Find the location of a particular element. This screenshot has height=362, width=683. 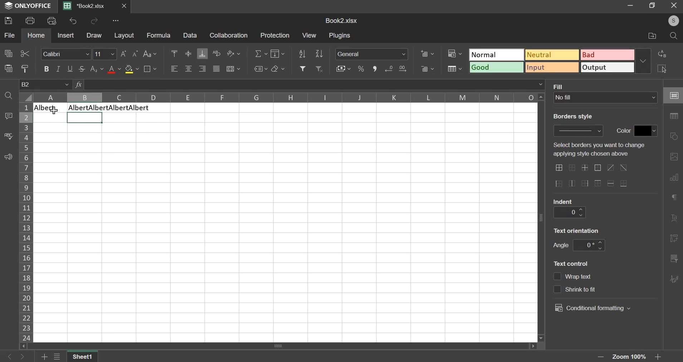

text is located at coordinates (564, 200).